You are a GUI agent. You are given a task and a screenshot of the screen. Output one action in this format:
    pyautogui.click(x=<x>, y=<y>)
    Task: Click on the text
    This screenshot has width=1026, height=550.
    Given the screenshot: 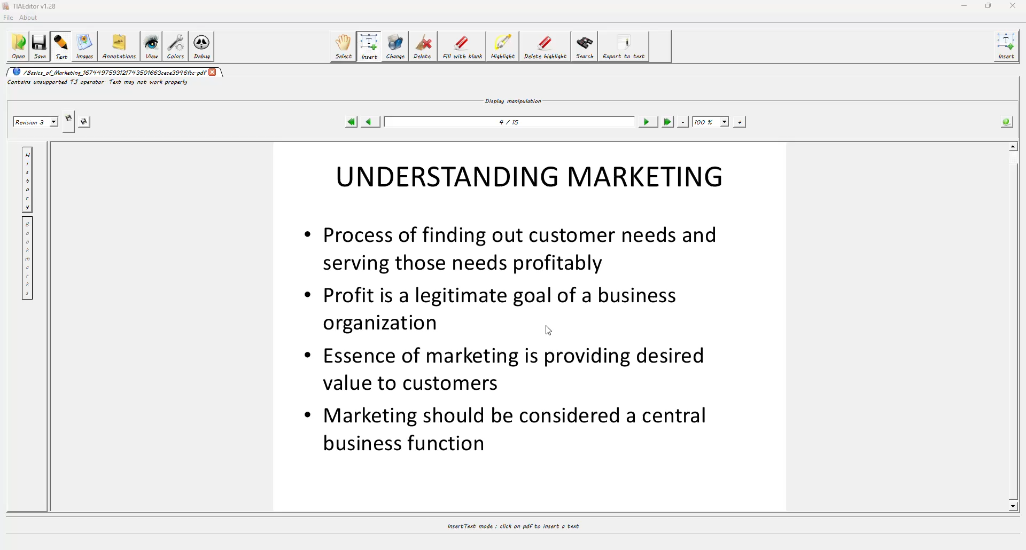 What is the action you would take?
    pyautogui.click(x=62, y=46)
    